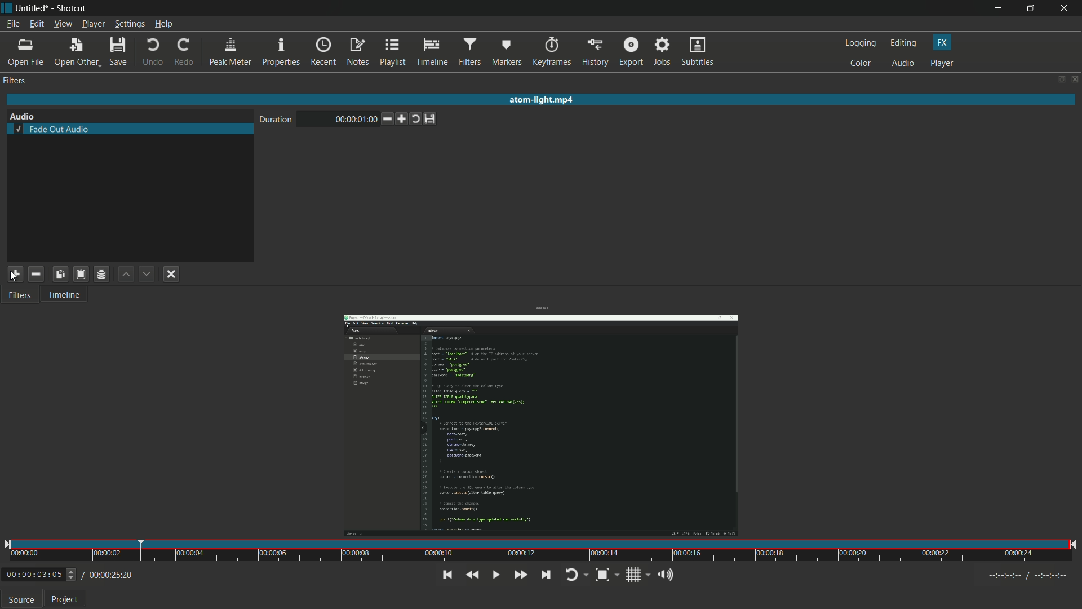  Describe the element at coordinates (73, 8) in the screenshot. I see `app name` at that location.